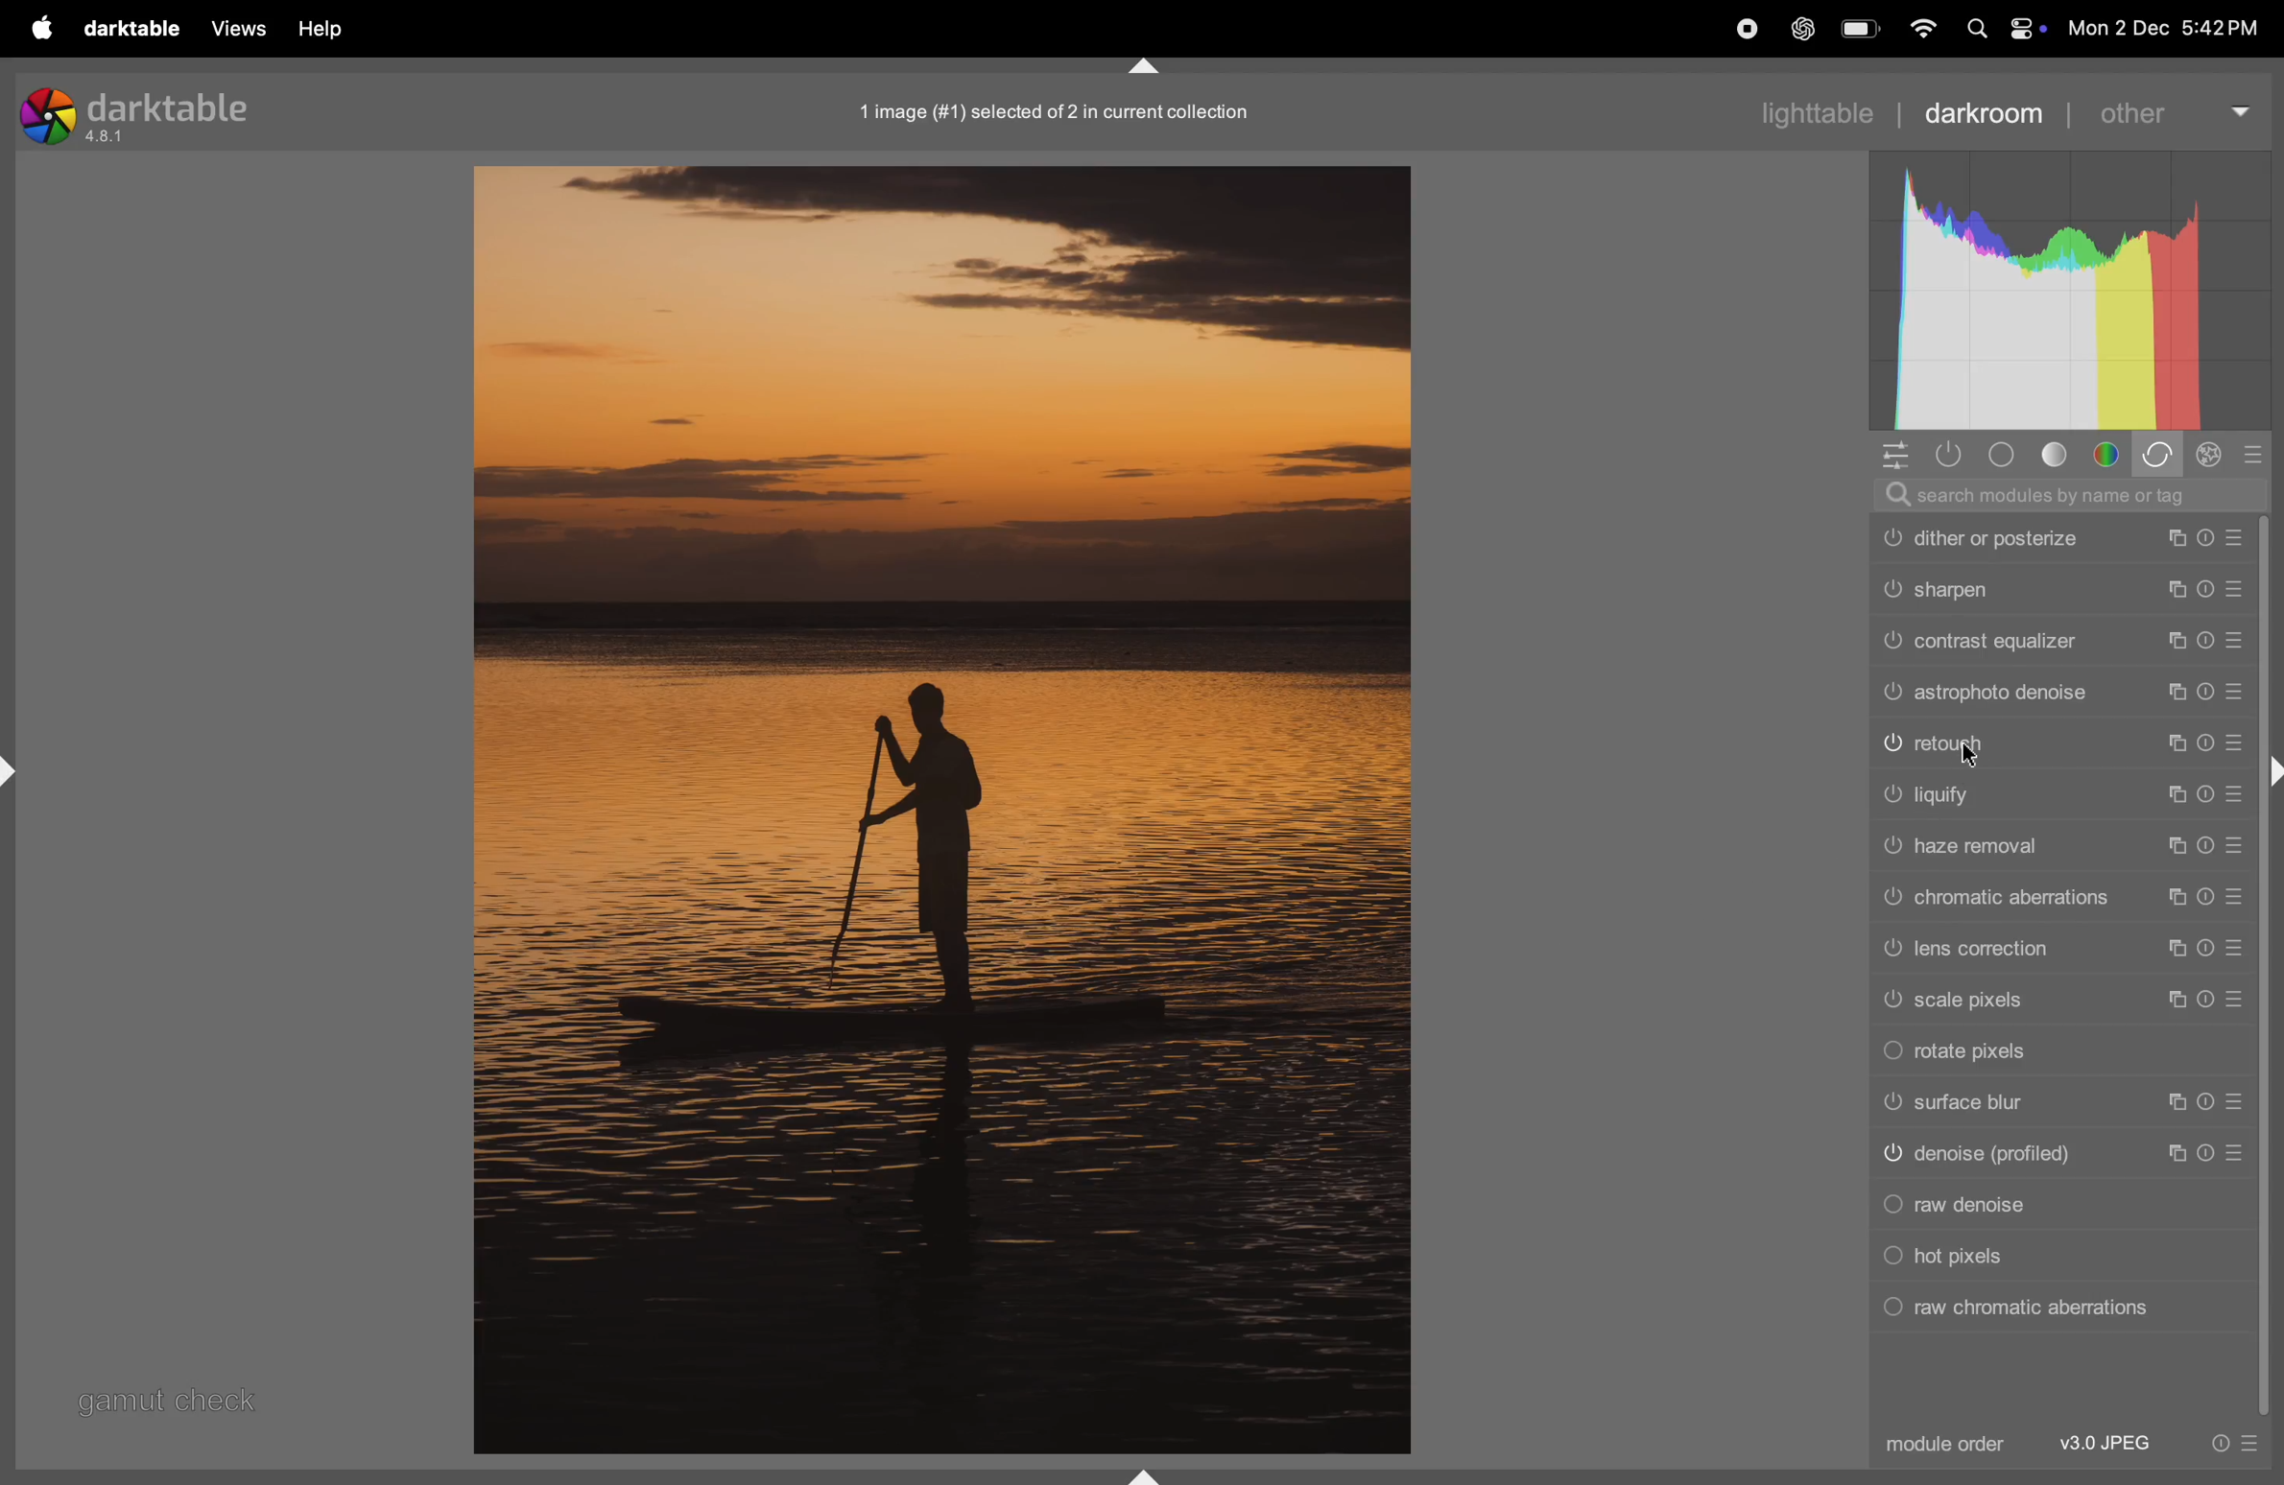 The image size is (2284, 1485). What do you see at coordinates (2054, 793) in the screenshot?
I see `liquify` at bounding box center [2054, 793].